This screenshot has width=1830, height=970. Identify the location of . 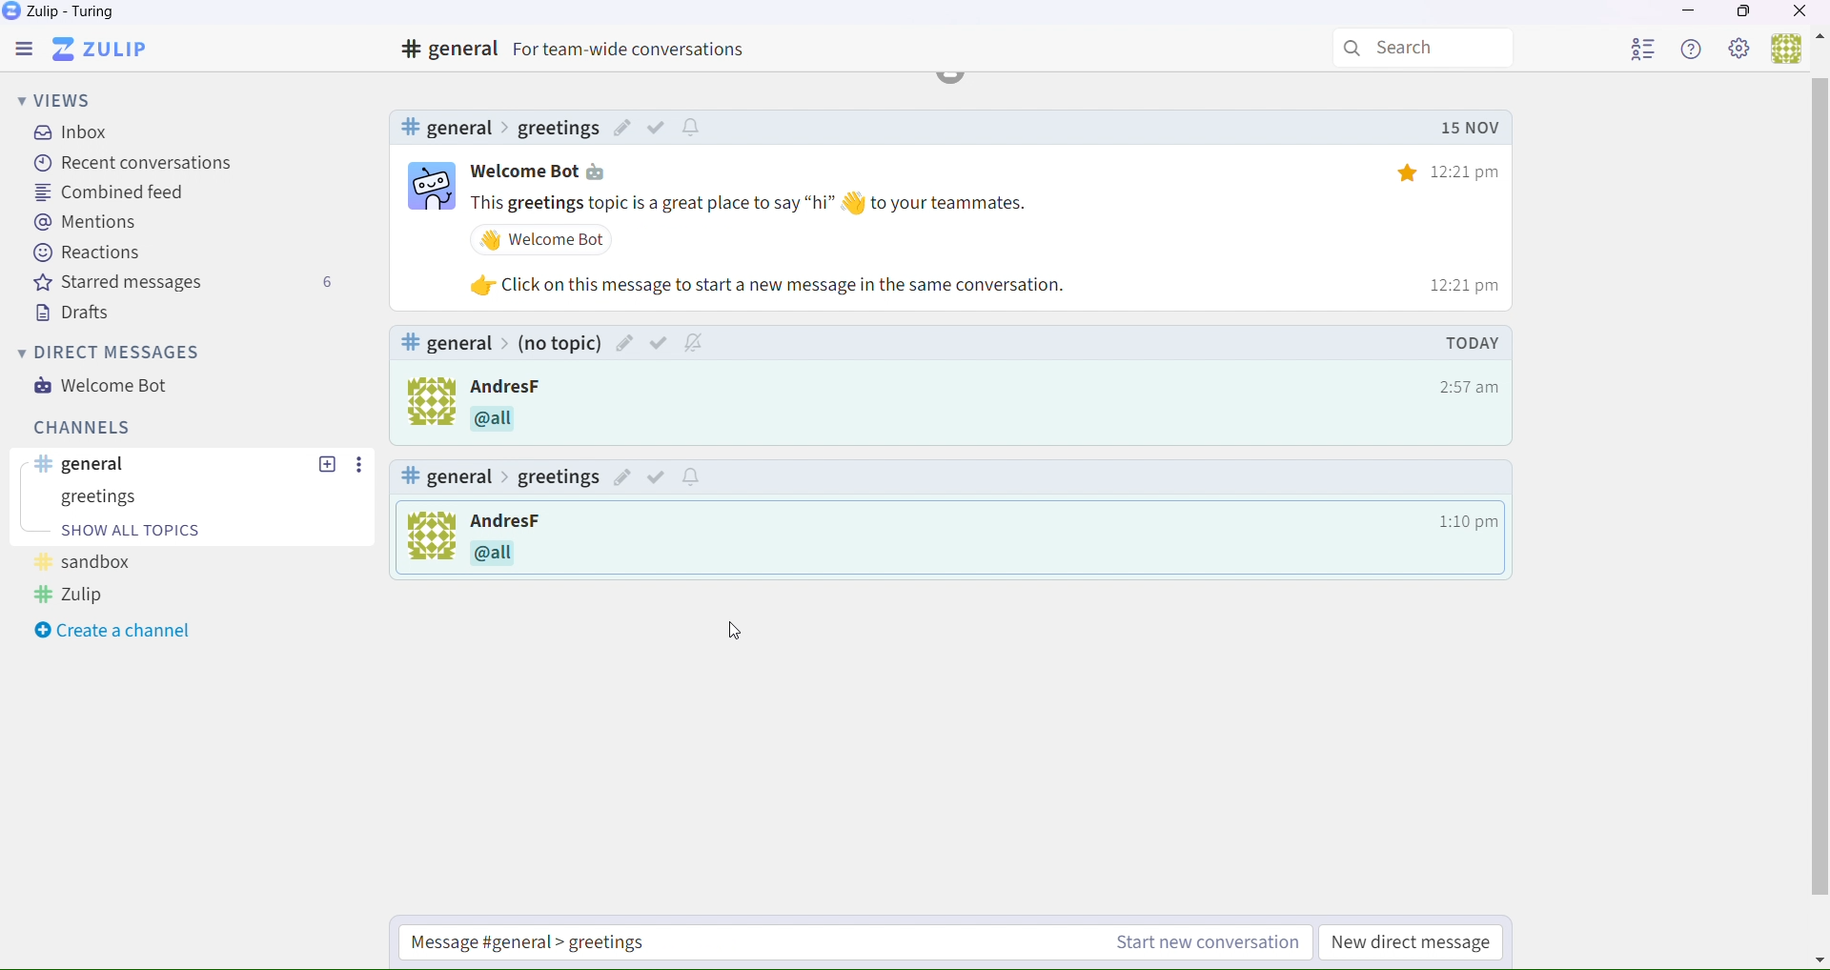
(543, 521).